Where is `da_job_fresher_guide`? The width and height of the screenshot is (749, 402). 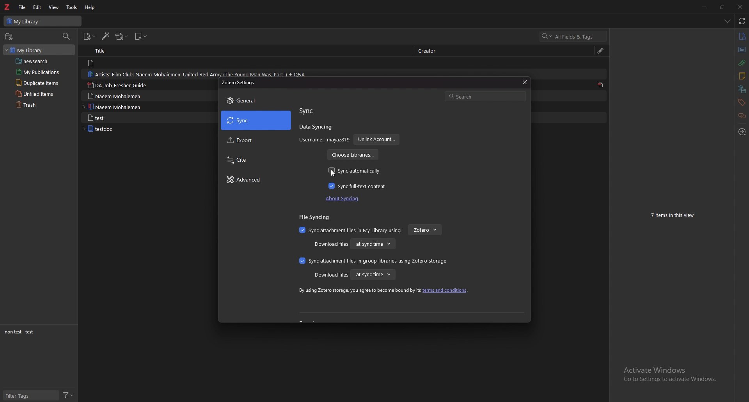
da_job_fresher_guide is located at coordinates (121, 85).